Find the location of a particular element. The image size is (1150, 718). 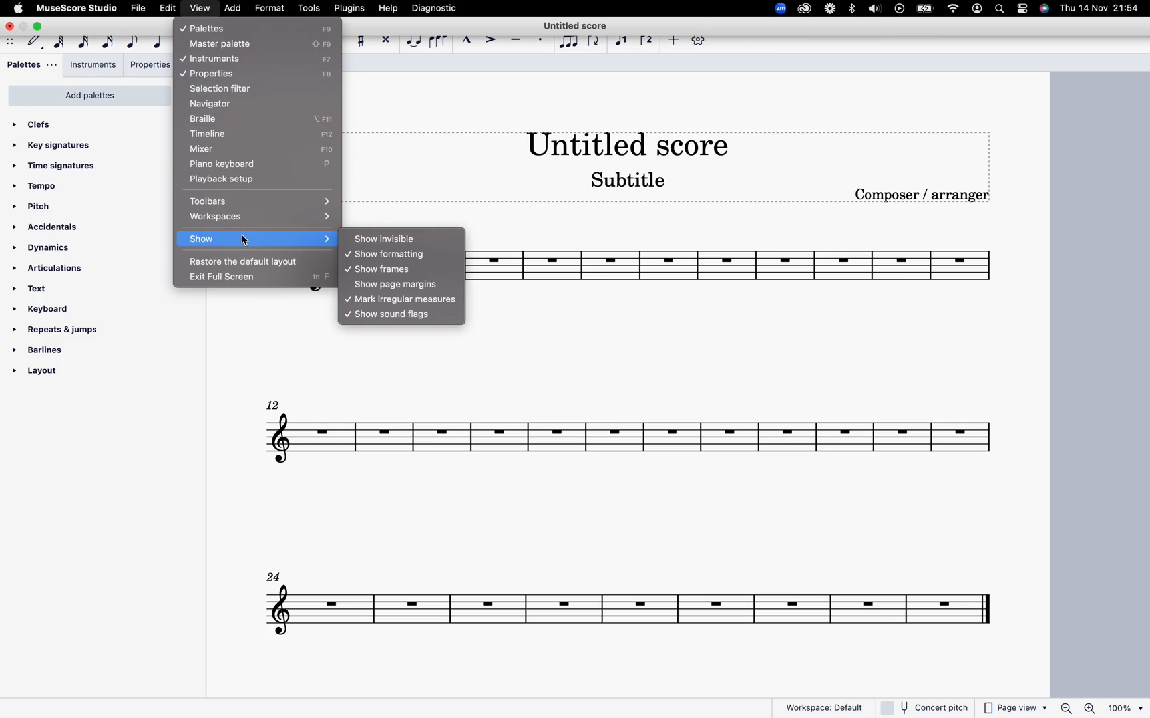

help is located at coordinates (389, 9).